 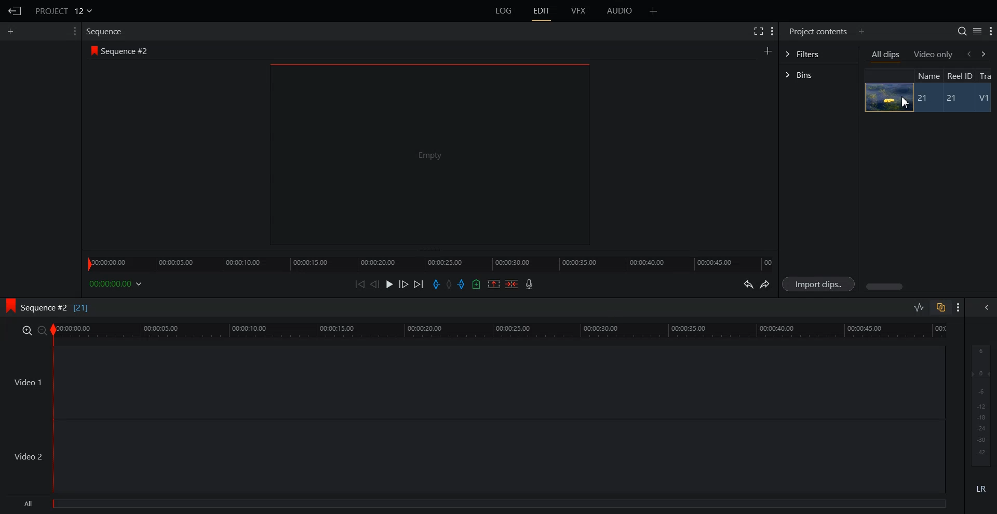 I want to click on Move backward, so click(x=361, y=284).